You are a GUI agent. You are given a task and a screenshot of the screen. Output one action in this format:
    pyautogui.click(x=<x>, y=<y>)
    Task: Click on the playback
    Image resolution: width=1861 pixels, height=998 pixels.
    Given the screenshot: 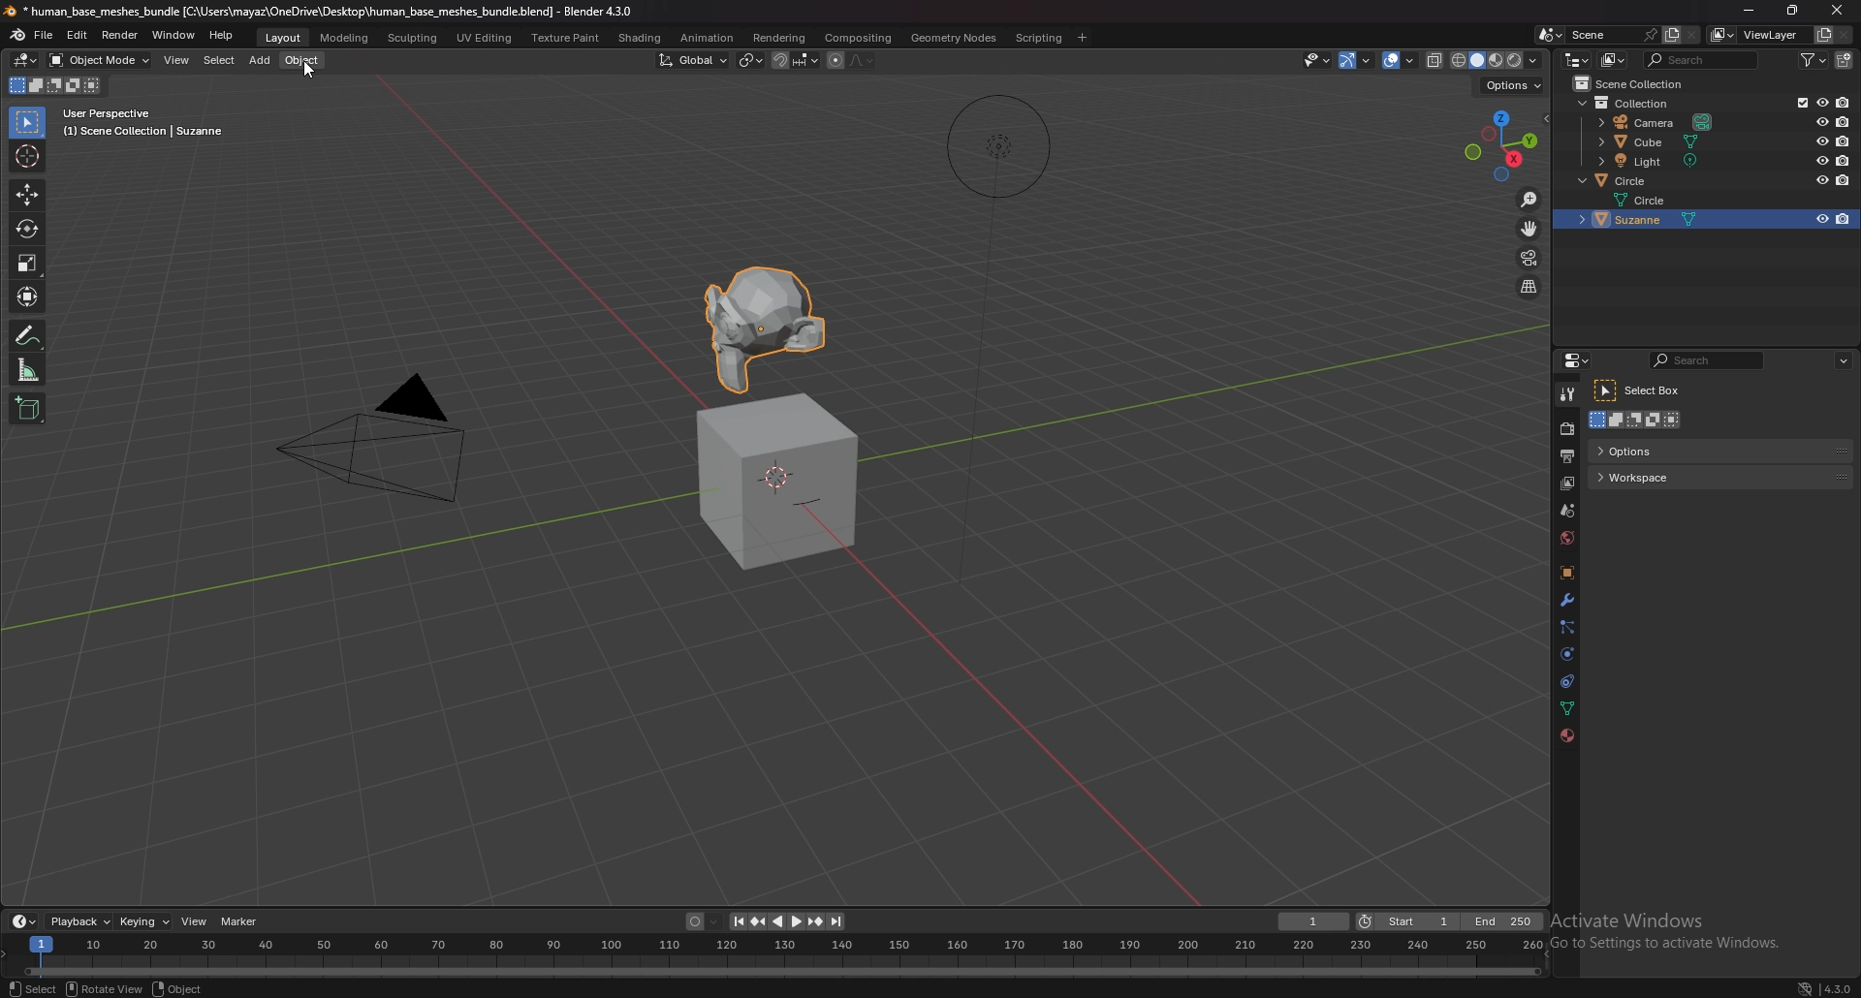 What is the action you would take?
    pyautogui.click(x=79, y=922)
    